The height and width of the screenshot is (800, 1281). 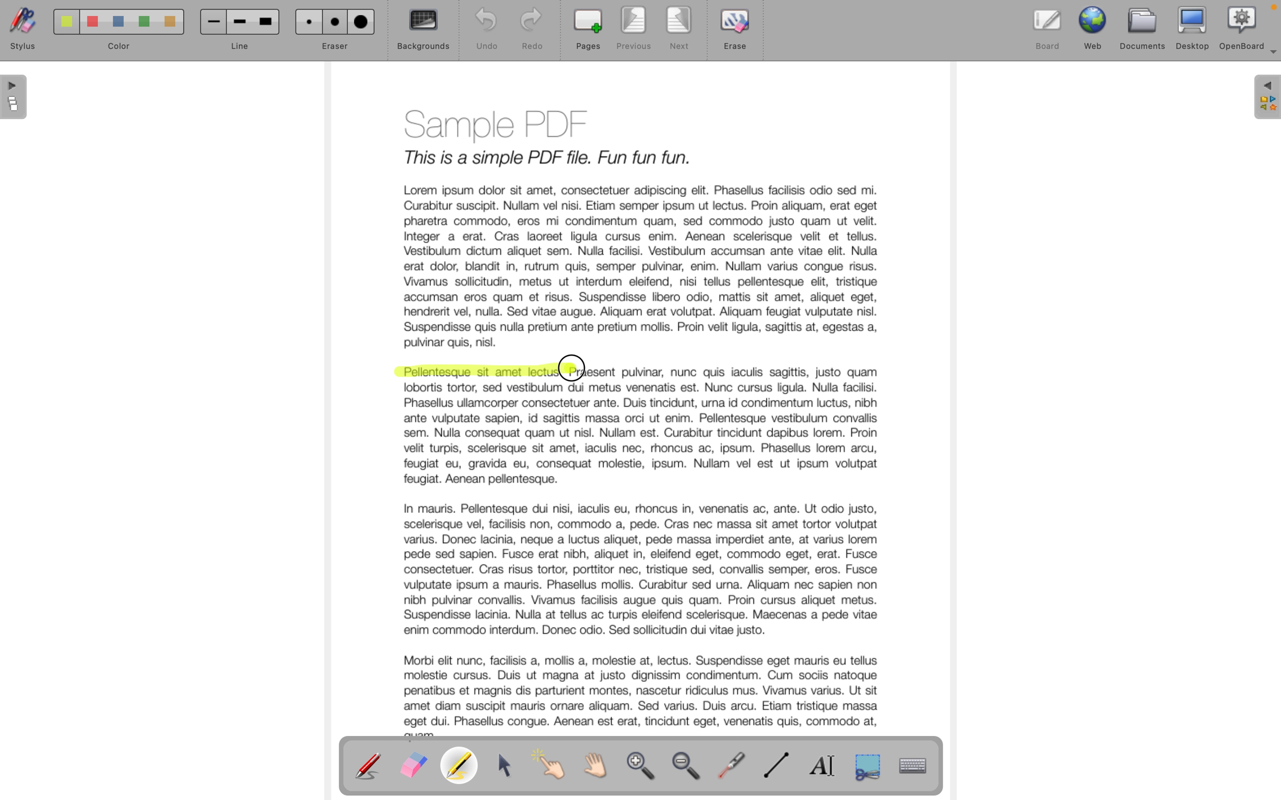 I want to click on sidebar, so click(x=1266, y=98).